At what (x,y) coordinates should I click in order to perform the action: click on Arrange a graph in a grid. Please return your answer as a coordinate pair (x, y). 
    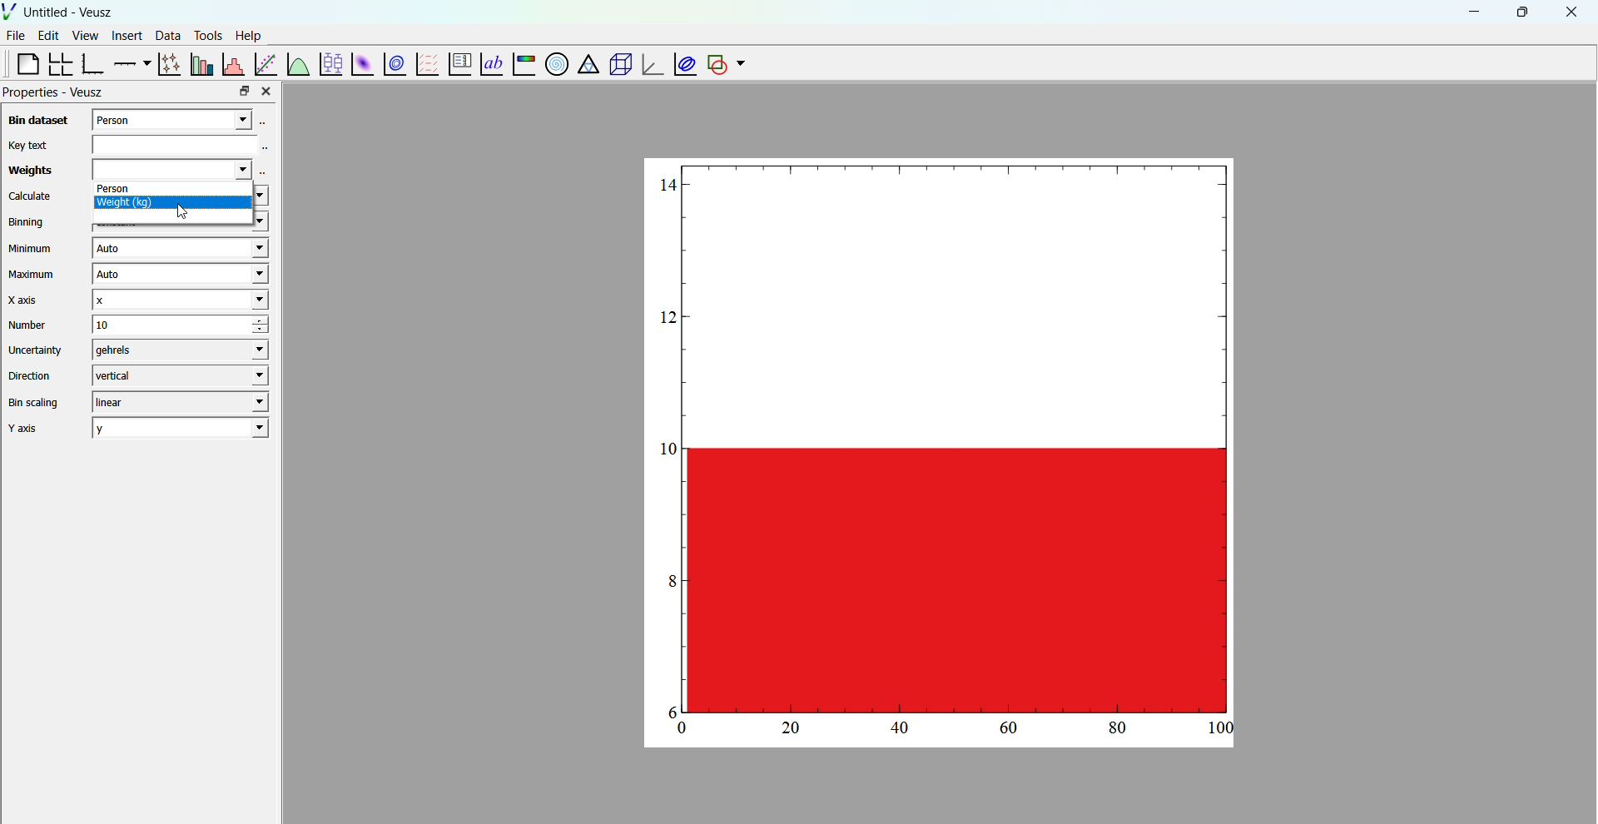
    Looking at the image, I should click on (59, 65).